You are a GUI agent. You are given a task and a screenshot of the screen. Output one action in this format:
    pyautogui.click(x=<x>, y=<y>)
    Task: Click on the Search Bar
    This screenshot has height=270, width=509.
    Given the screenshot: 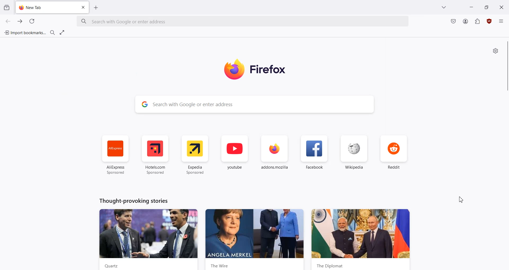 What is the action you would take?
    pyautogui.click(x=243, y=21)
    